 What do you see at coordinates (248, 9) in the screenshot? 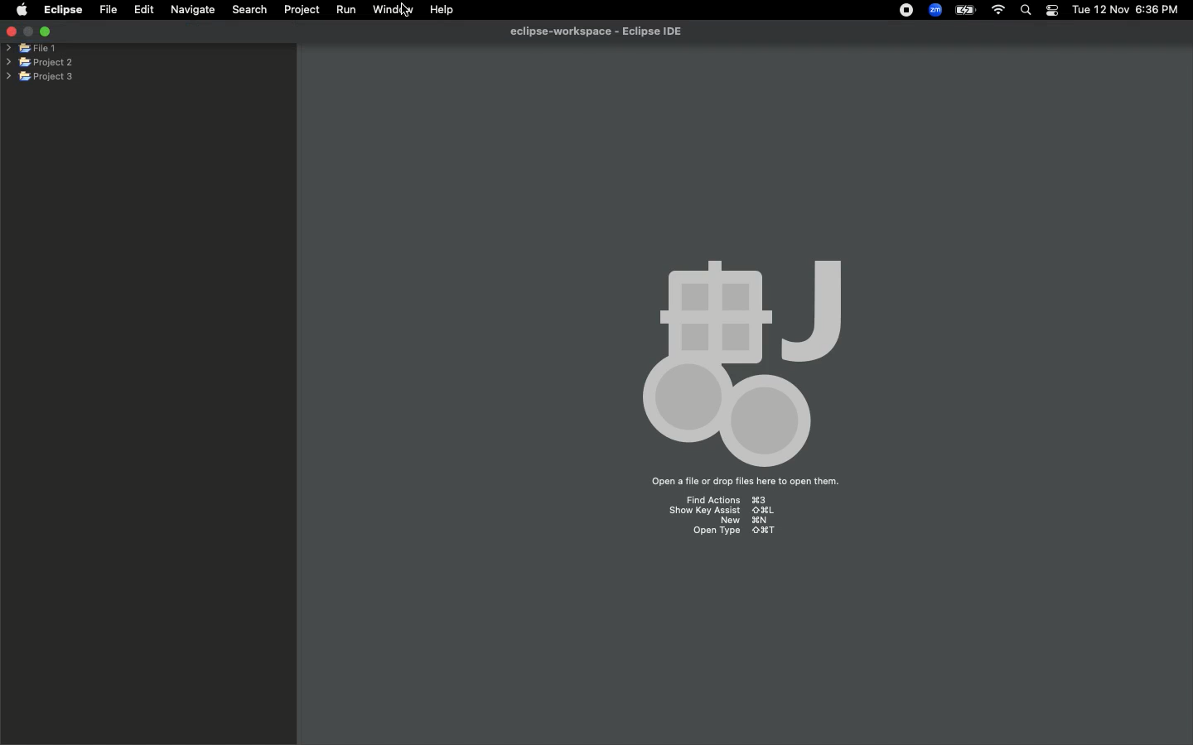
I see `Search` at bounding box center [248, 9].